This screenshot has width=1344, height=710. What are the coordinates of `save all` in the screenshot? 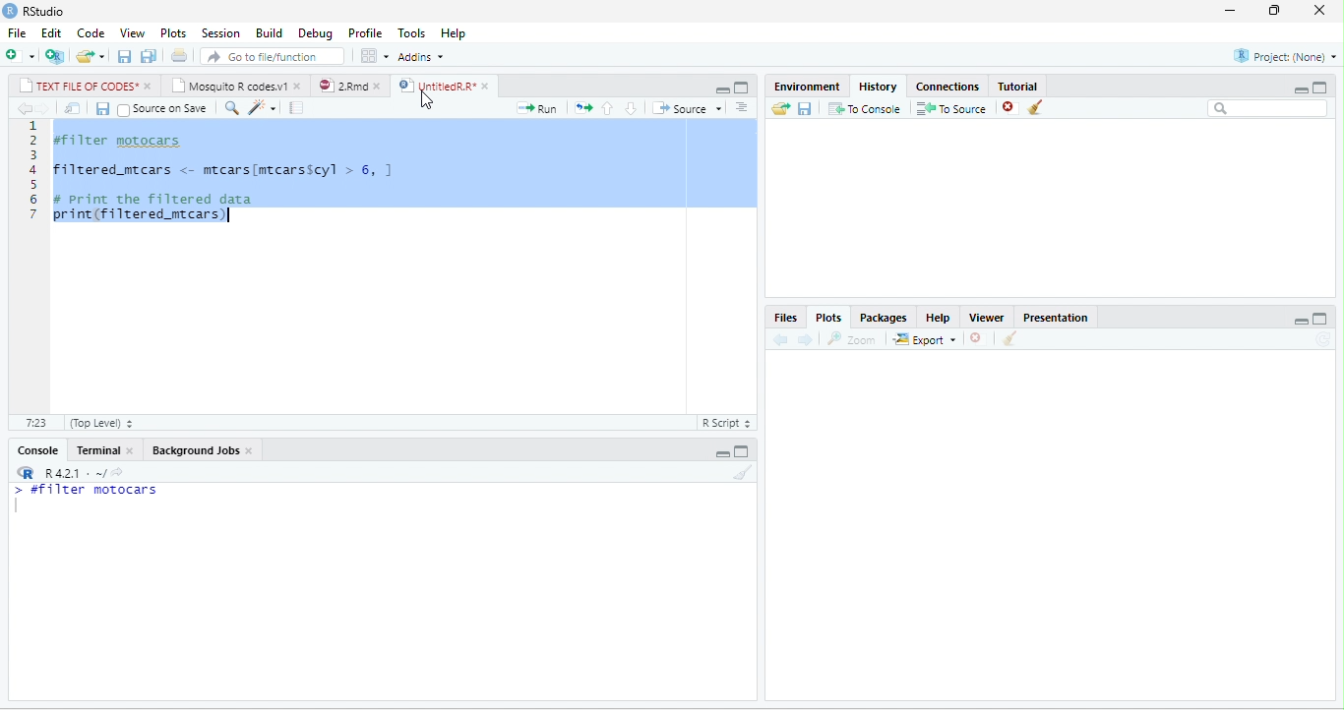 It's located at (148, 56).